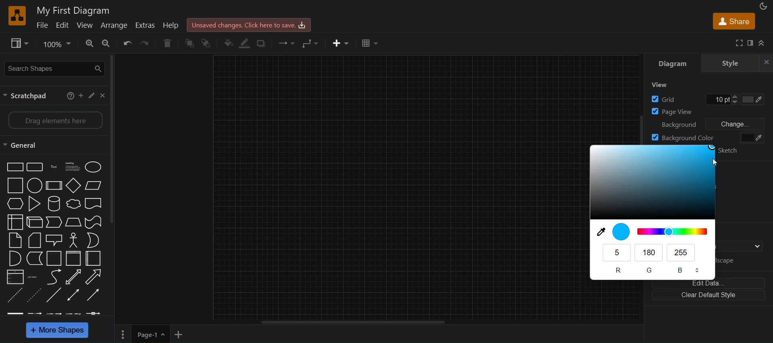  What do you see at coordinates (113, 141) in the screenshot?
I see `vertical scroll bar` at bounding box center [113, 141].